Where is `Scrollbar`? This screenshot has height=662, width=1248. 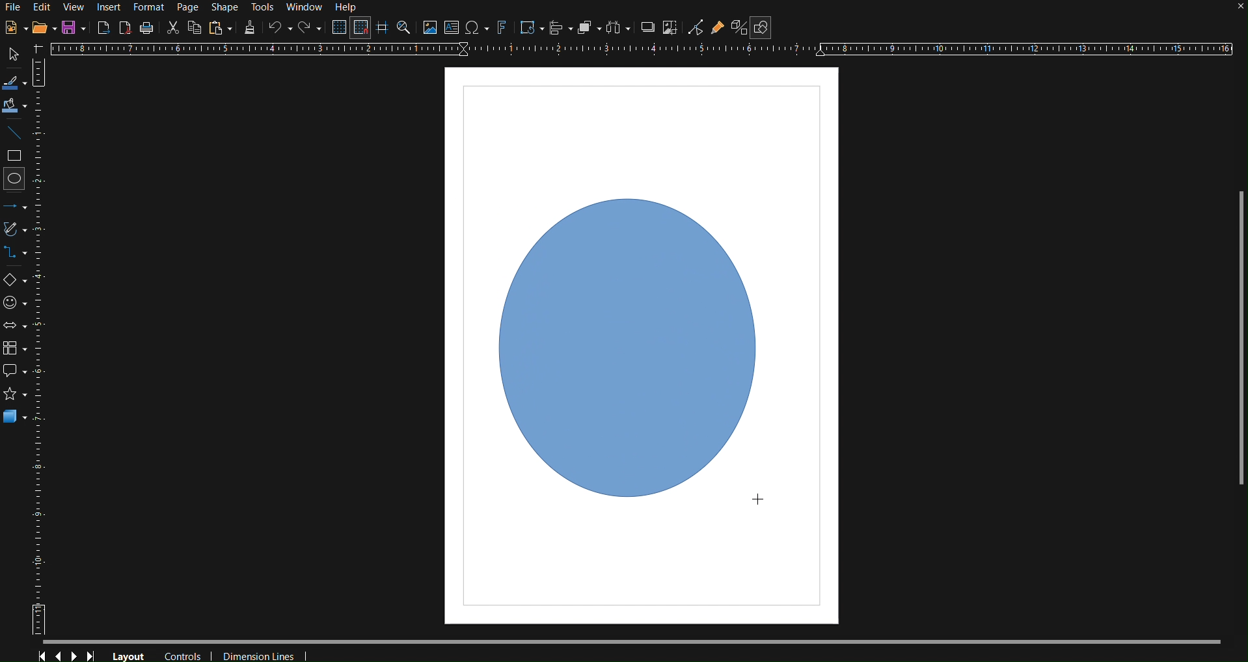 Scrollbar is located at coordinates (1240, 338).